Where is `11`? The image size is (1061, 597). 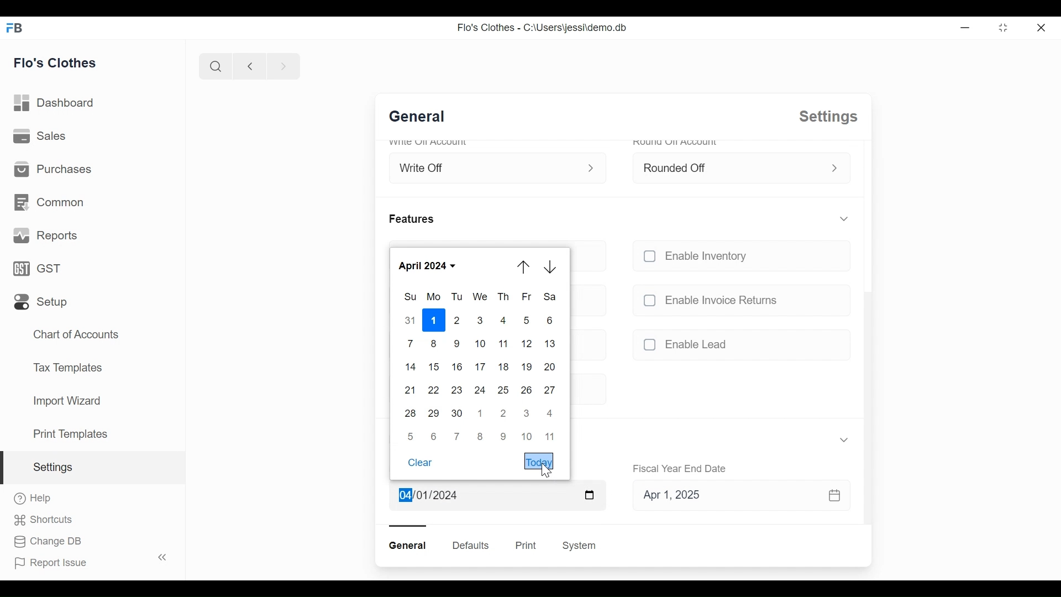 11 is located at coordinates (549, 436).